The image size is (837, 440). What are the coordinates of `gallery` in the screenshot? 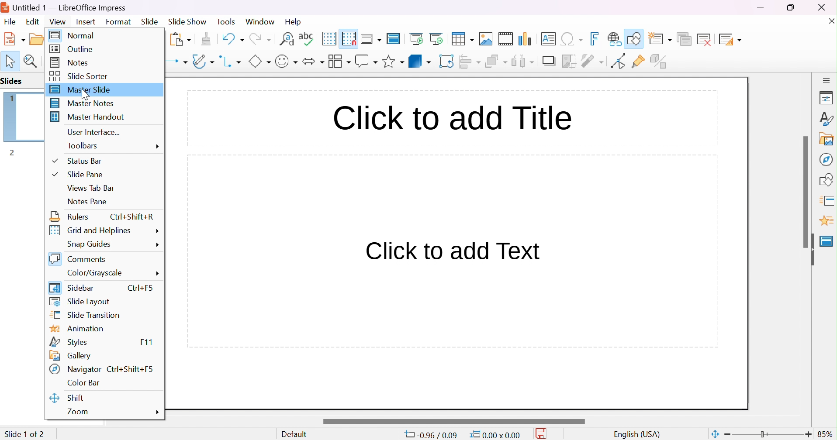 It's located at (71, 355).